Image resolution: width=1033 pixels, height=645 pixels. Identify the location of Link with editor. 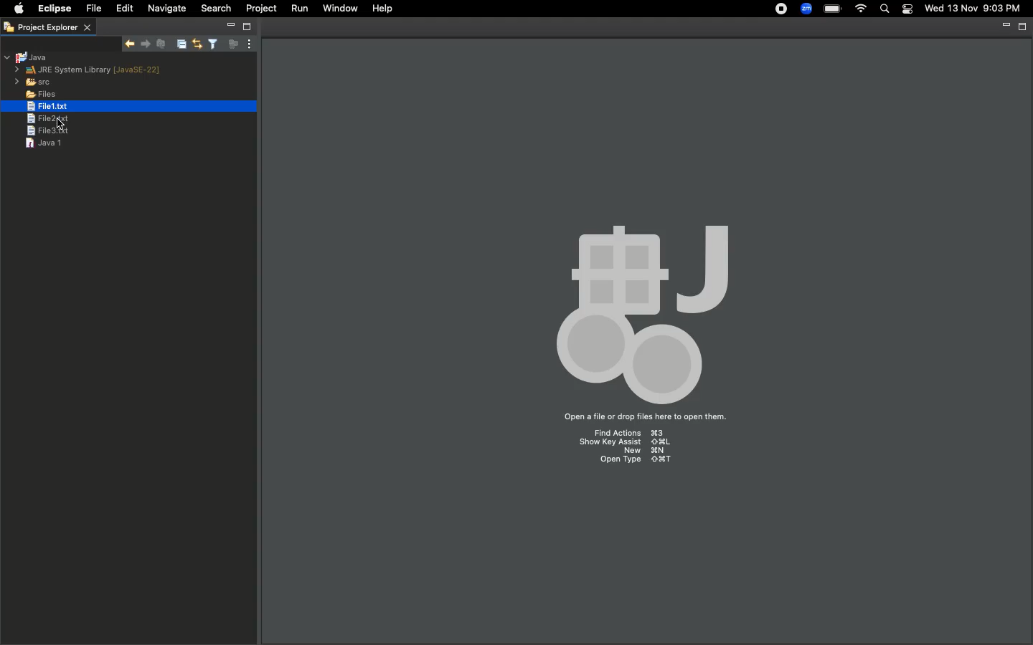
(196, 44).